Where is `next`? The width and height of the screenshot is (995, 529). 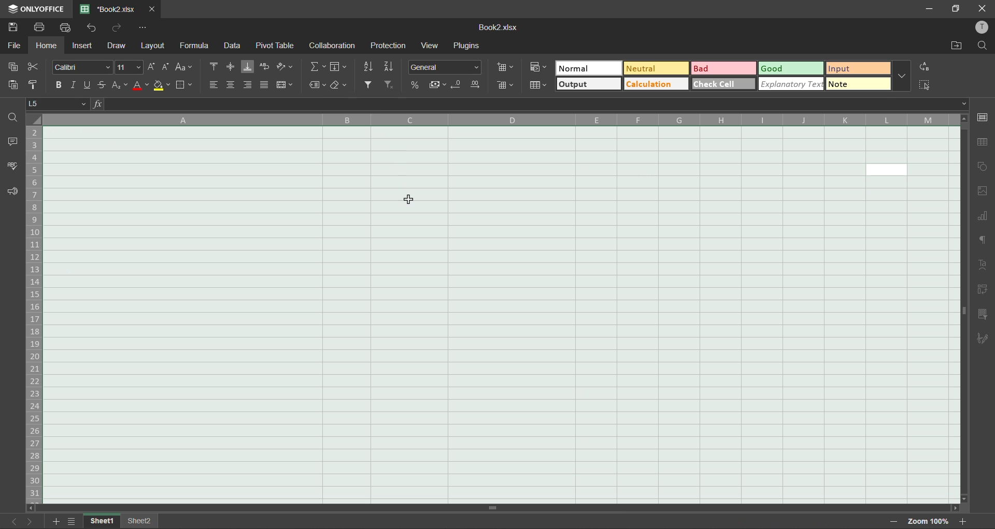 next is located at coordinates (29, 521).